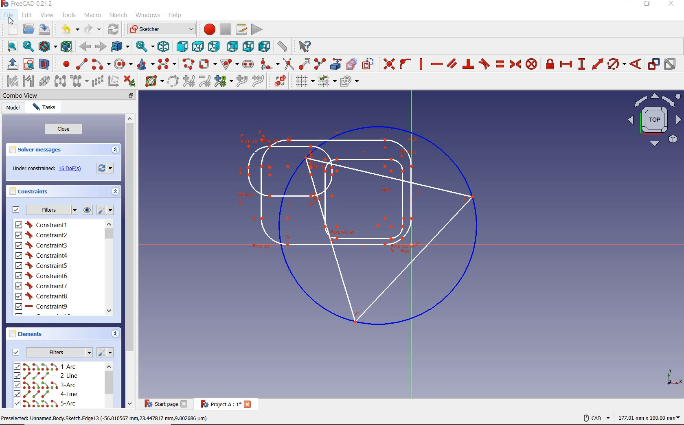  I want to click on create arc, so click(101, 64).